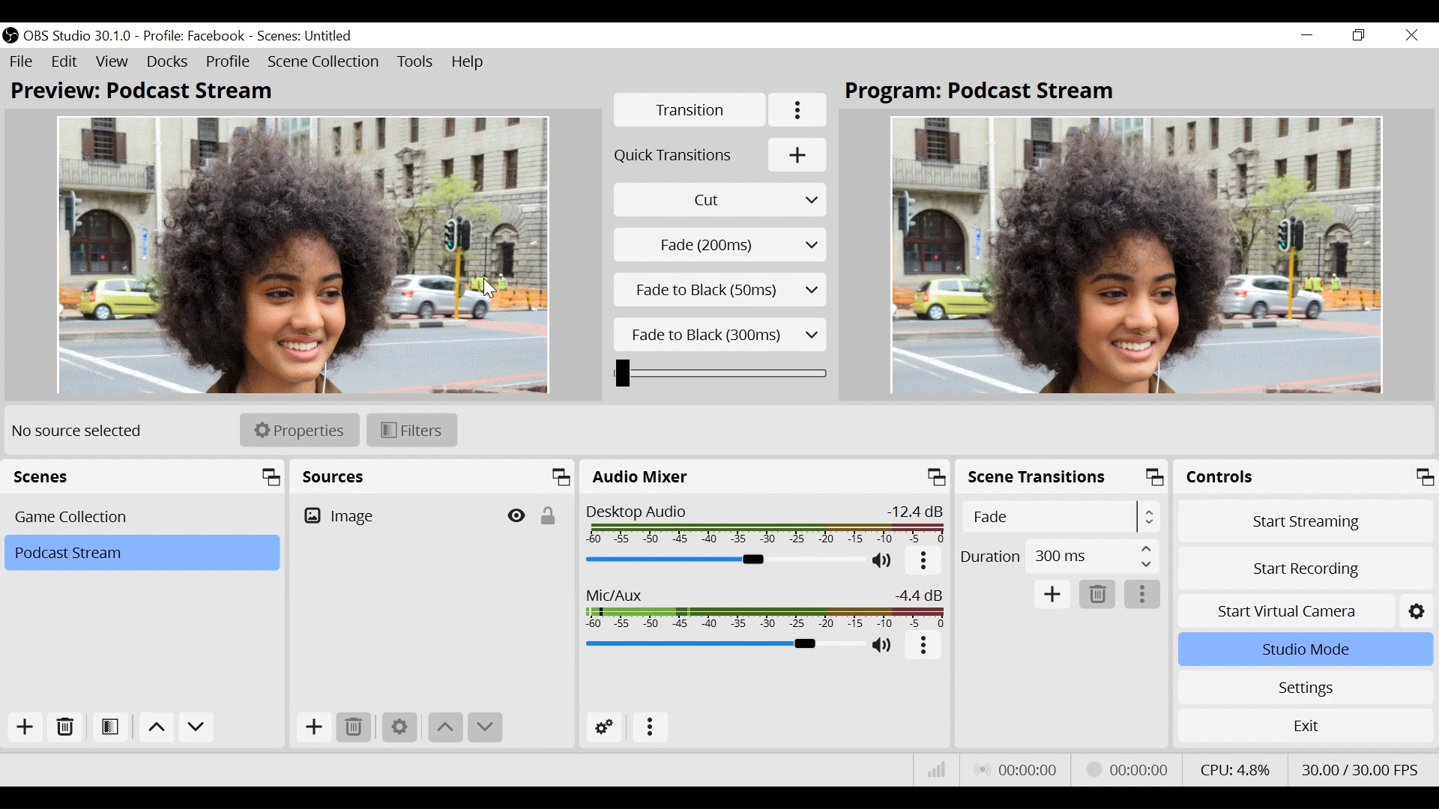 This screenshot has width=1439, height=809. I want to click on Stream Status, so click(1125, 769).